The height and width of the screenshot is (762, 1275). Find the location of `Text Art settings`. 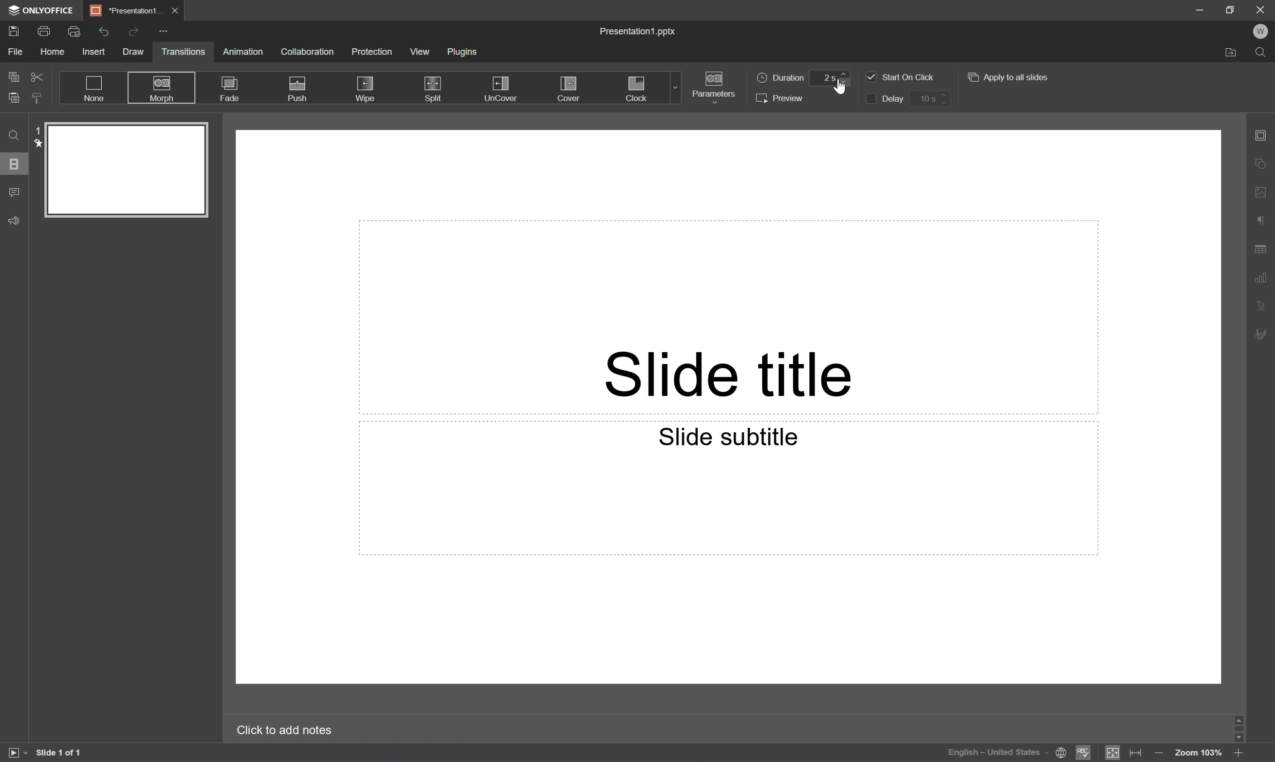

Text Art settings is located at coordinates (1265, 307).